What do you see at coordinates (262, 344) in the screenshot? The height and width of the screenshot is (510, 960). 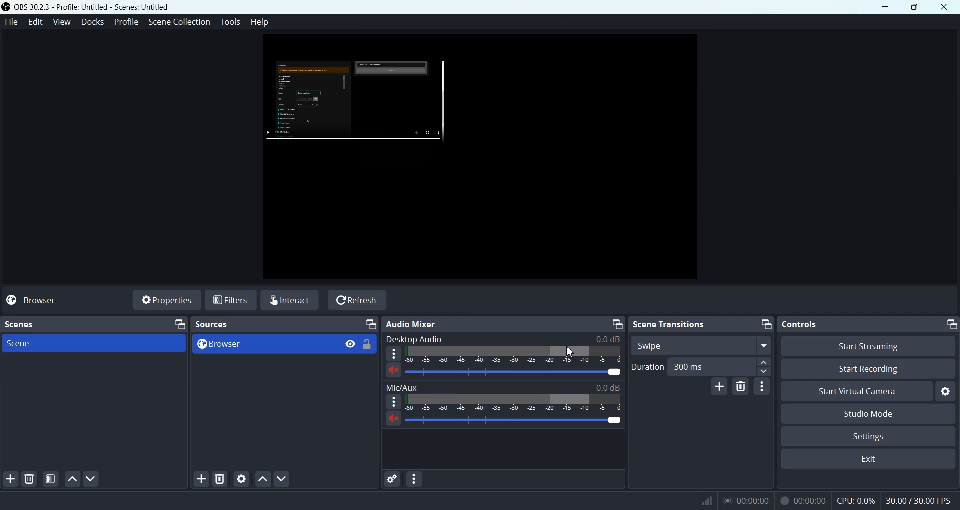 I see `Browser` at bounding box center [262, 344].